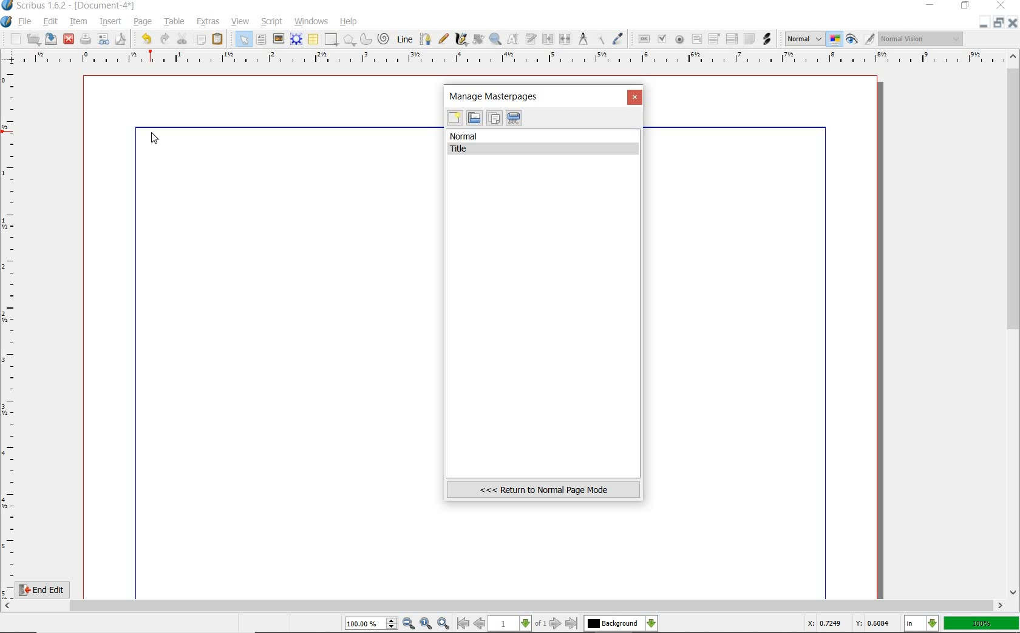  I want to click on edit, so click(49, 22).